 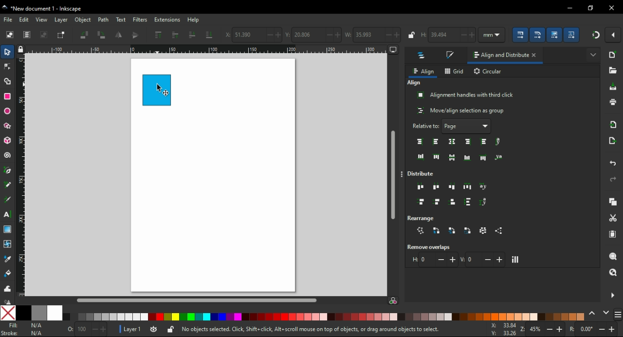 I want to click on calligraphy tool, so click(x=9, y=200).